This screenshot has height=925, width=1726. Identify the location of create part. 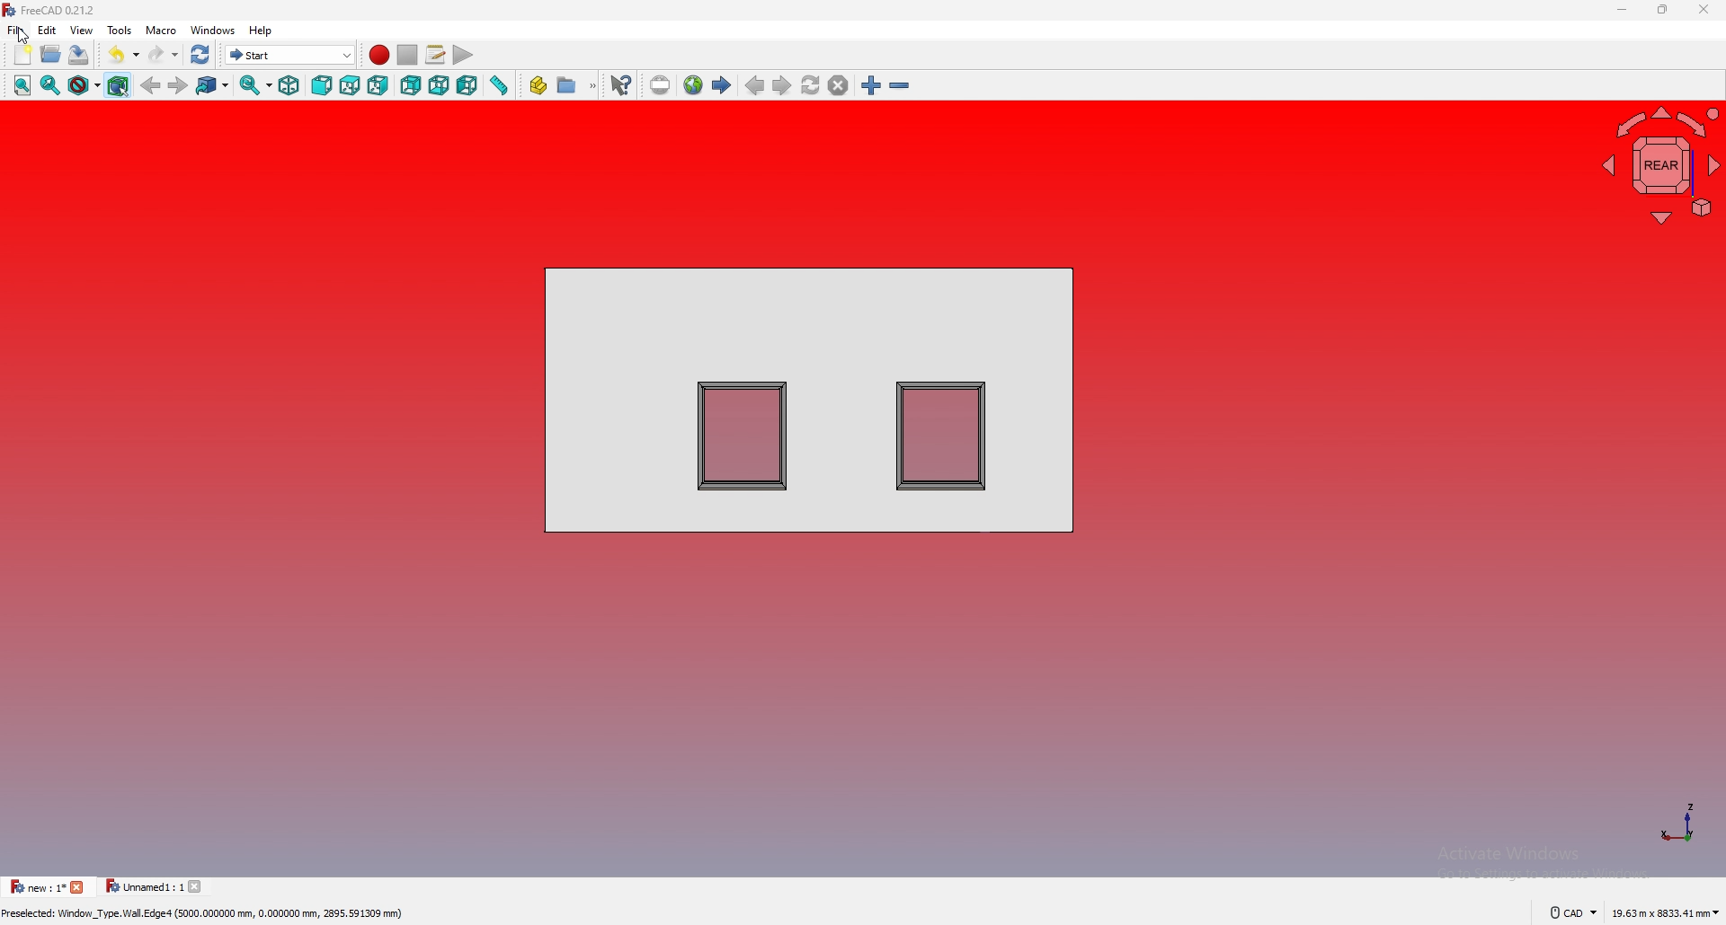
(538, 86).